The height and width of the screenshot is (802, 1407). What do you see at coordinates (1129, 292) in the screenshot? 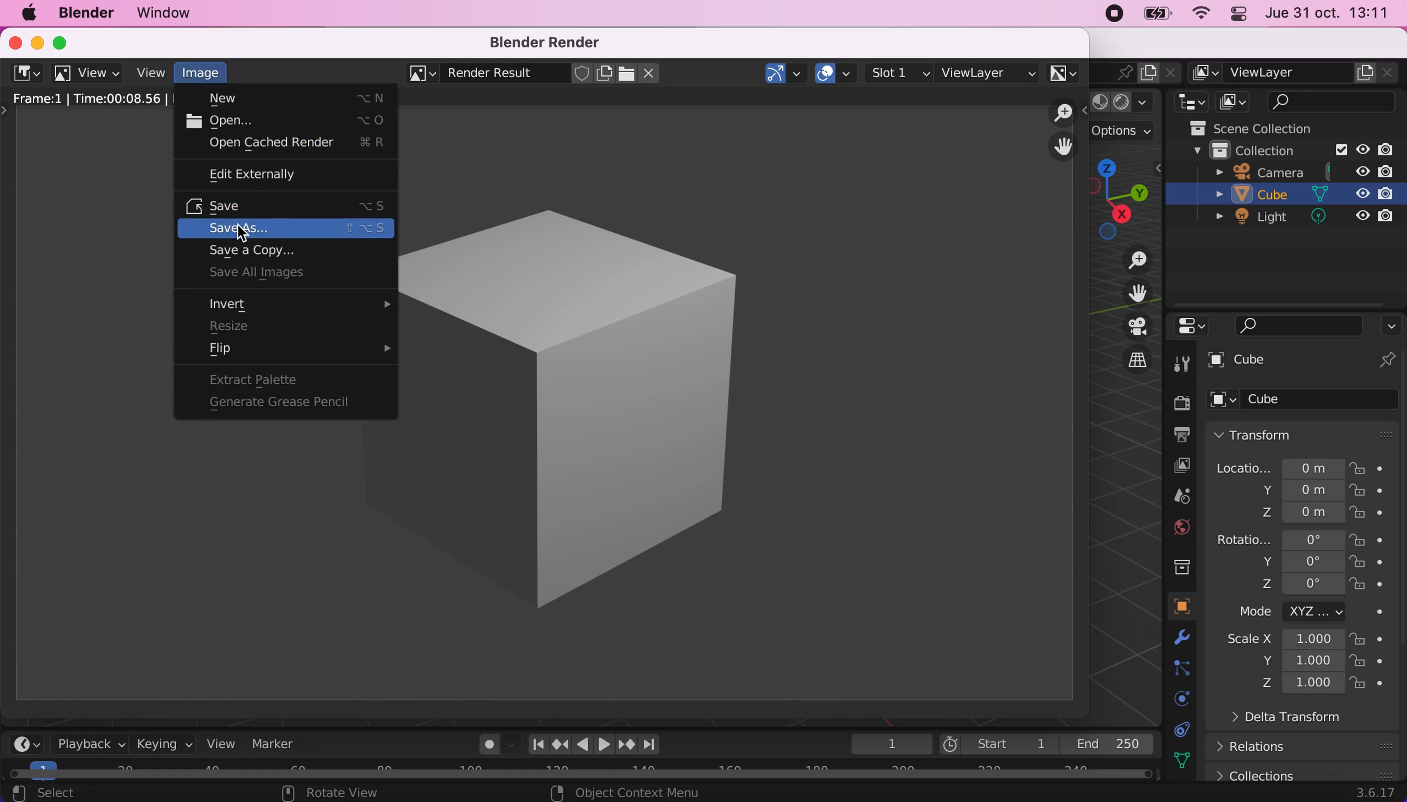
I see `move the view` at bounding box center [1129, 292].